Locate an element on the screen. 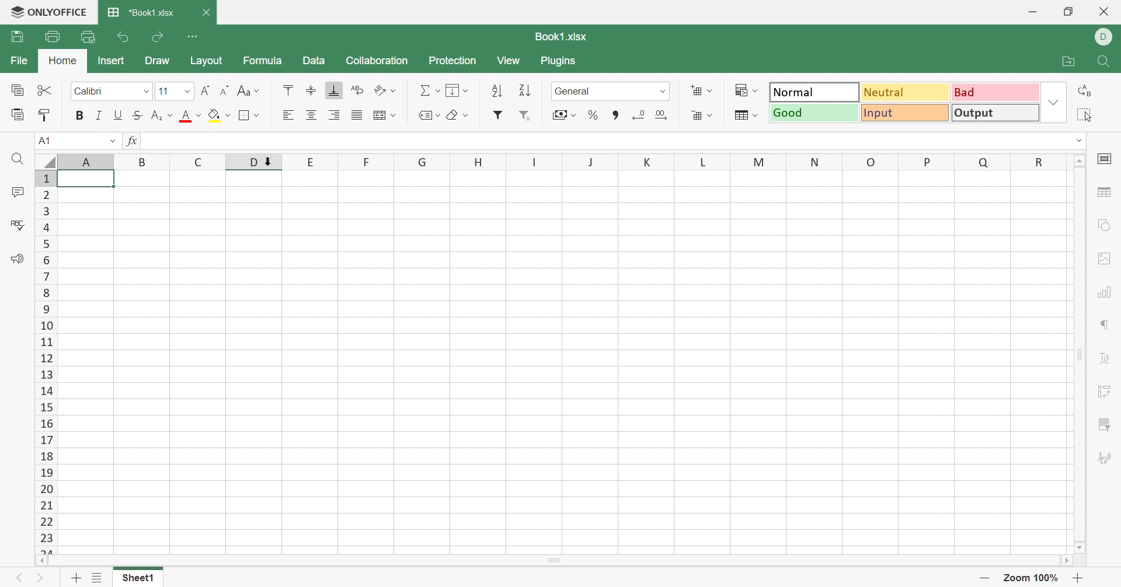 The width and height of the screenshot is (1121, 587). Close is located at coordinates (1105, 13).